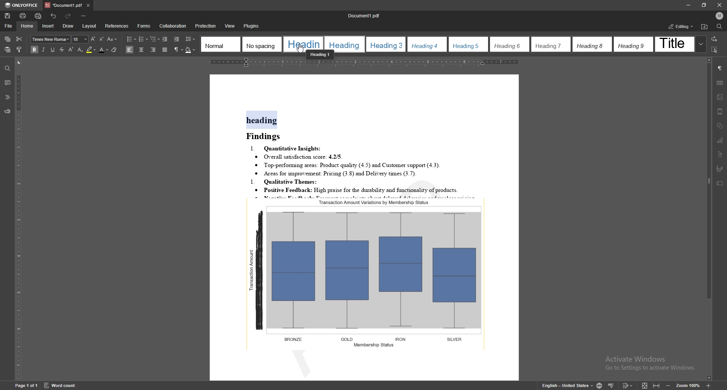  I want to click on horizontal scale, so click(369, 63).